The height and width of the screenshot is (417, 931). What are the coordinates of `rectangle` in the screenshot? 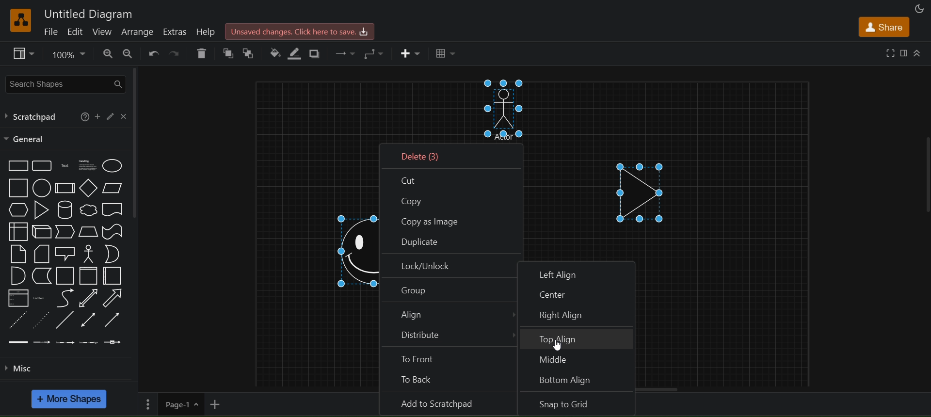 It's located at (16, 166).